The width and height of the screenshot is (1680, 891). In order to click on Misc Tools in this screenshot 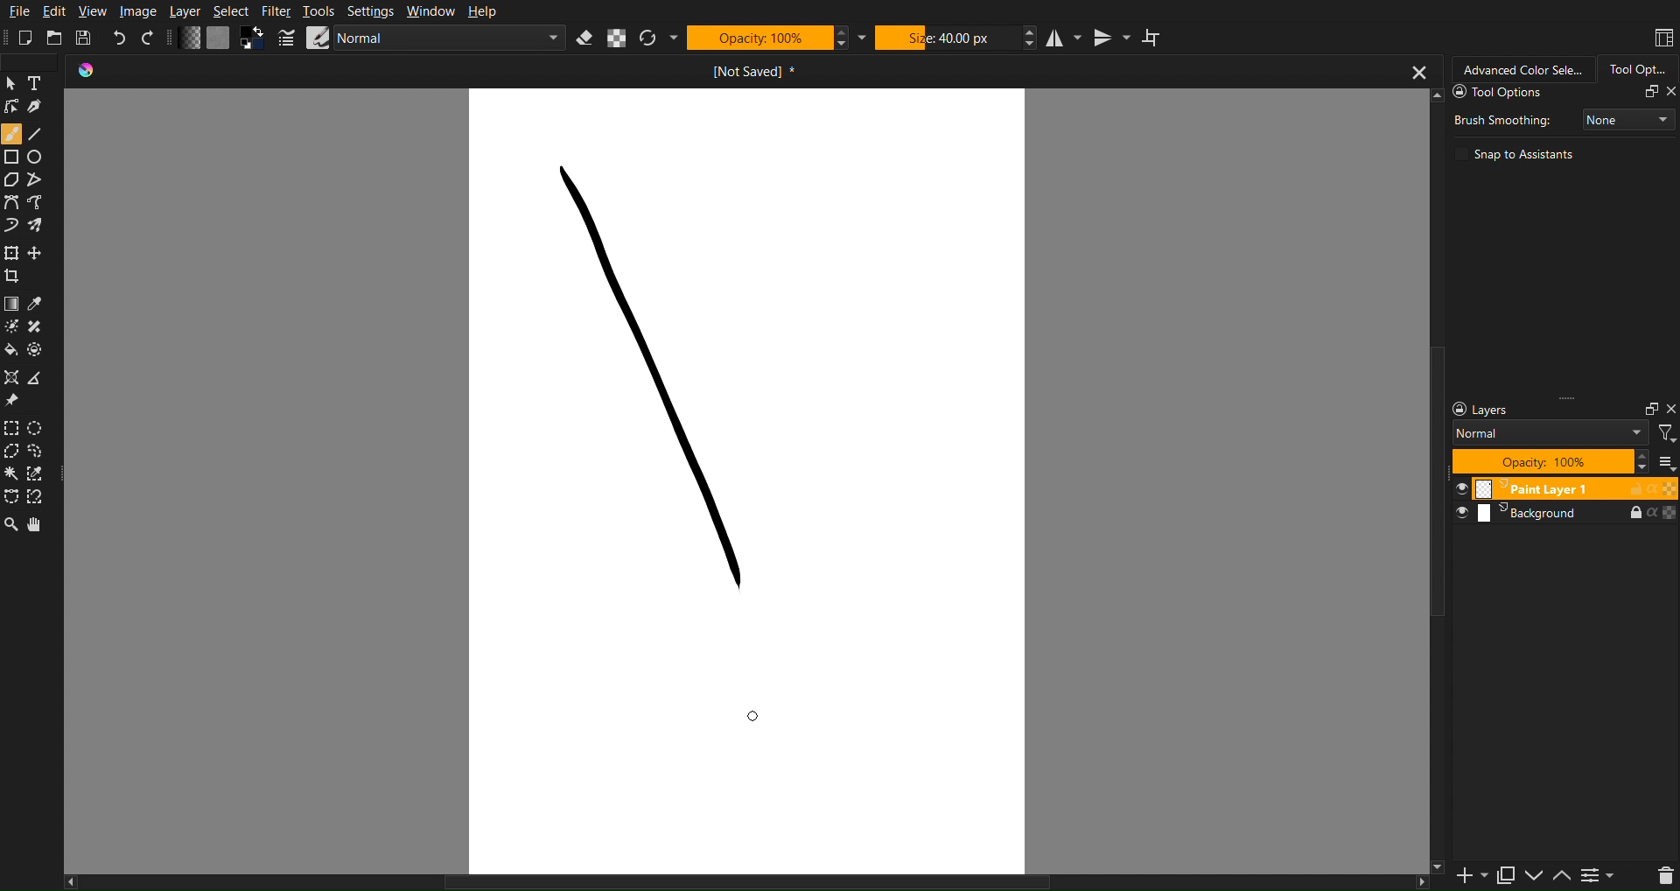, I will do `click(14, 375)`.